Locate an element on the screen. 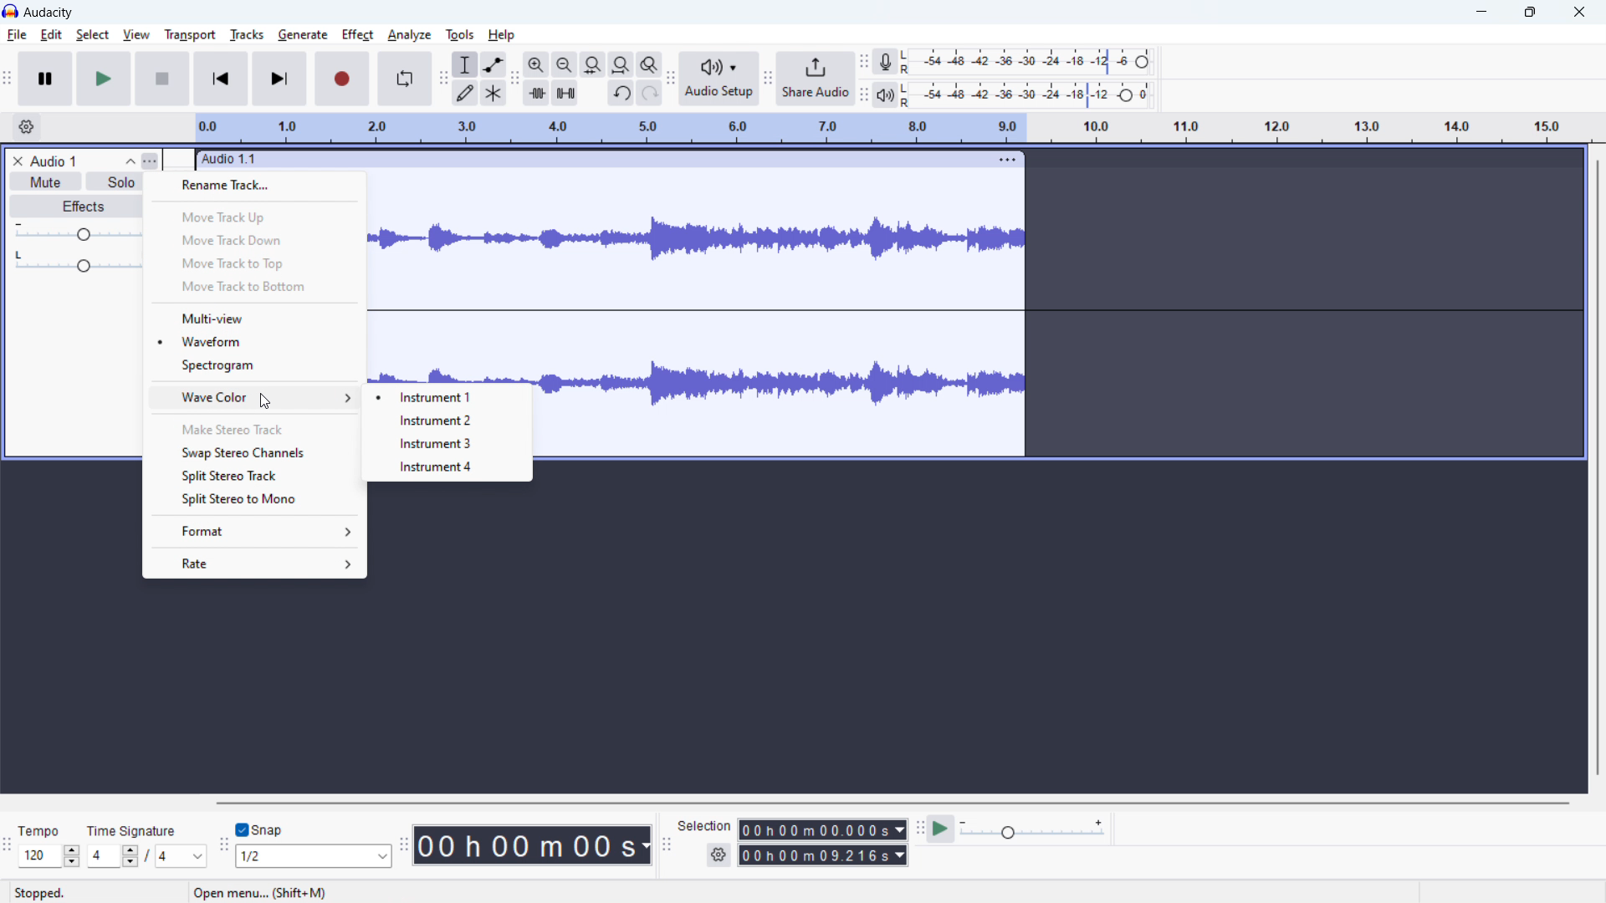  trim audio outside selection is located at coordinates (536, 92).